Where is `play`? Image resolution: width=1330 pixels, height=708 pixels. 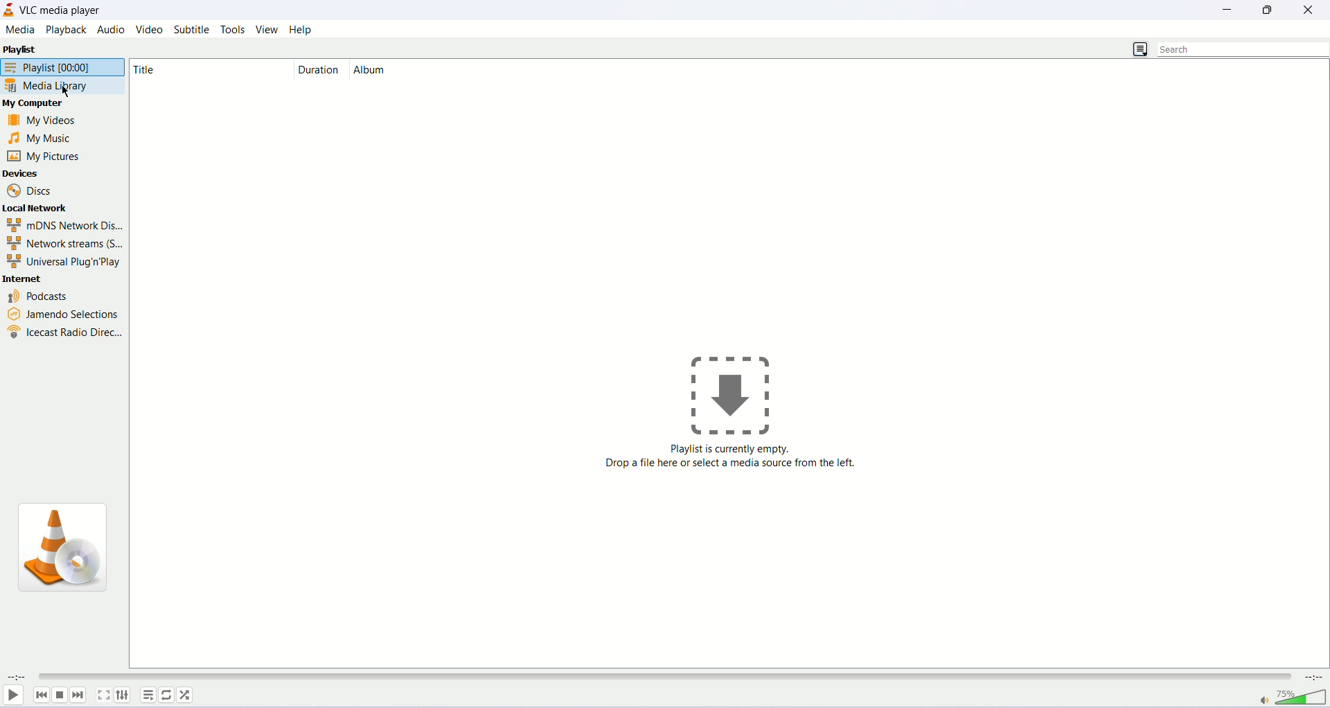
play is located at coordinates (12, 696).